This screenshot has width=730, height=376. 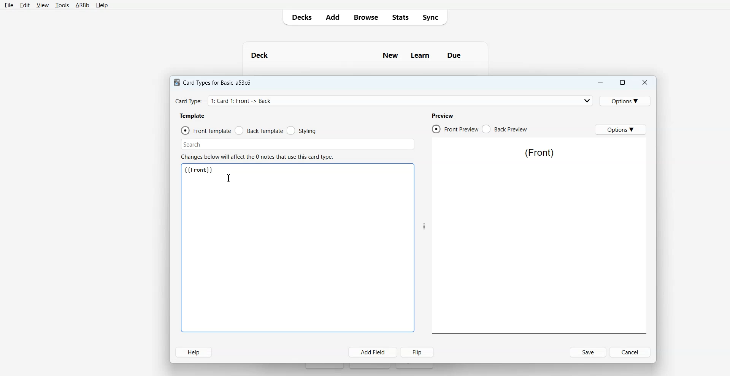 I want to click on Template, so click(x=193, y=115).